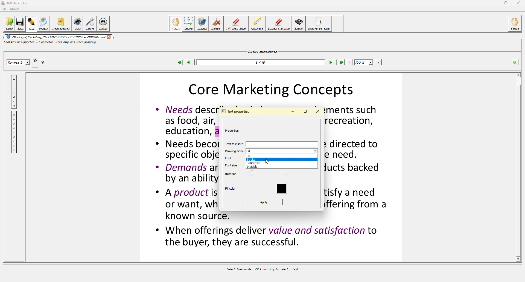  Describe the element at coordinates (235, 131) in the screenshot. I see `properties` at that location.